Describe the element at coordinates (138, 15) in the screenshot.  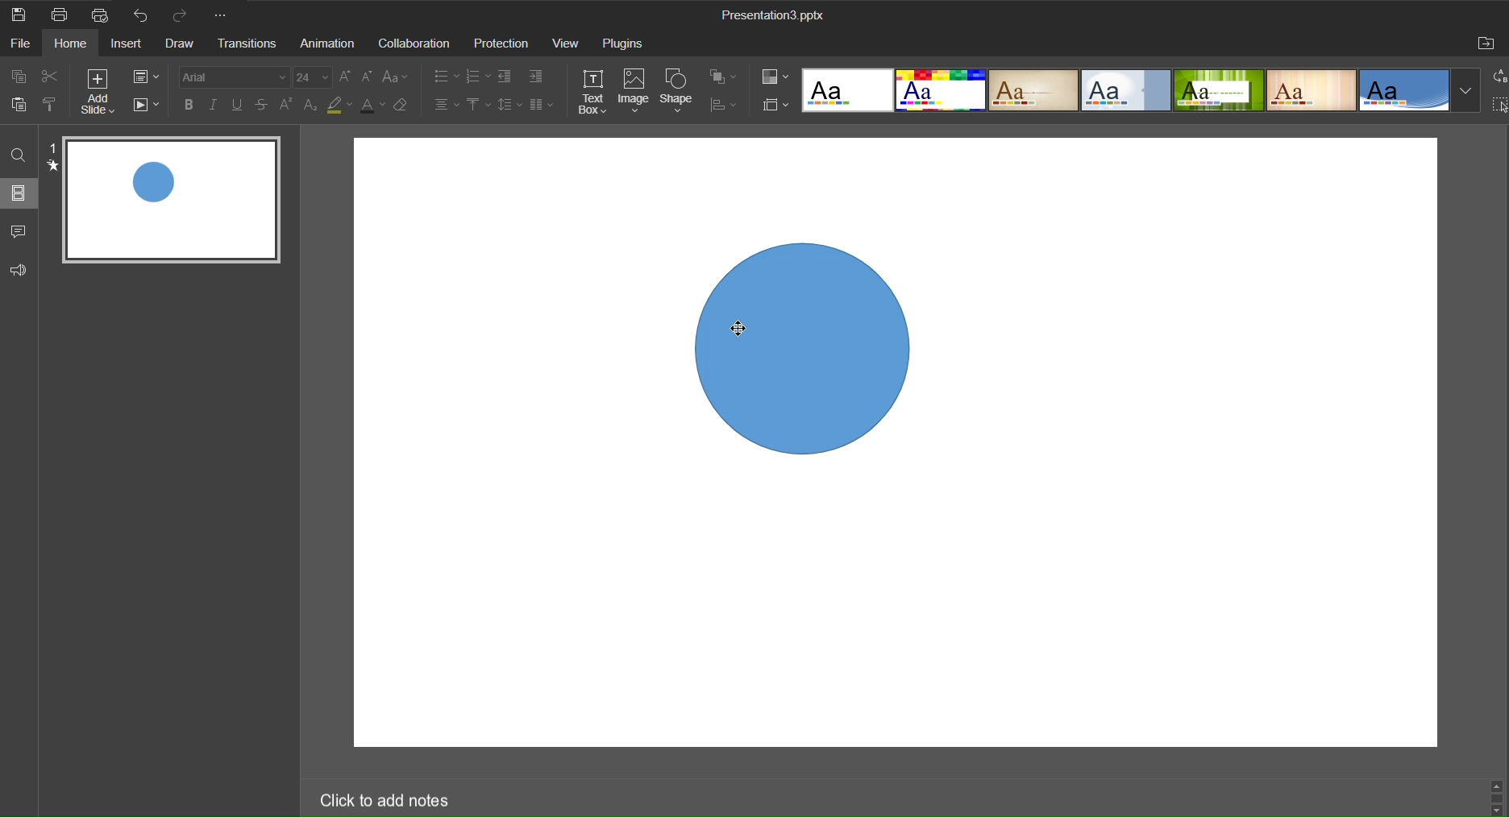
I see `Undo` at that location.